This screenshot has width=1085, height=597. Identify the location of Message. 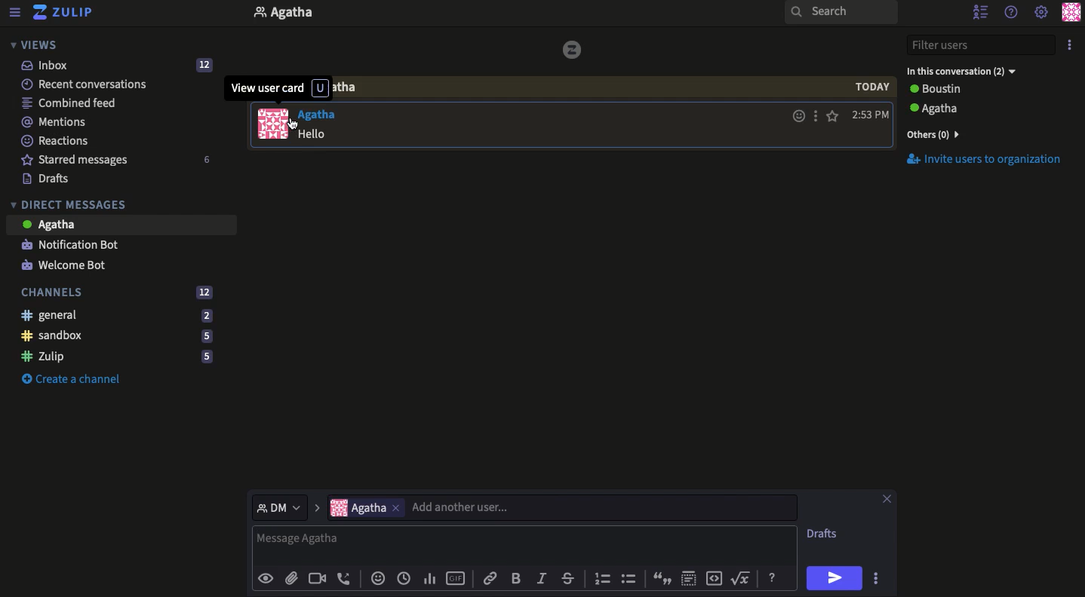
(121, 225).